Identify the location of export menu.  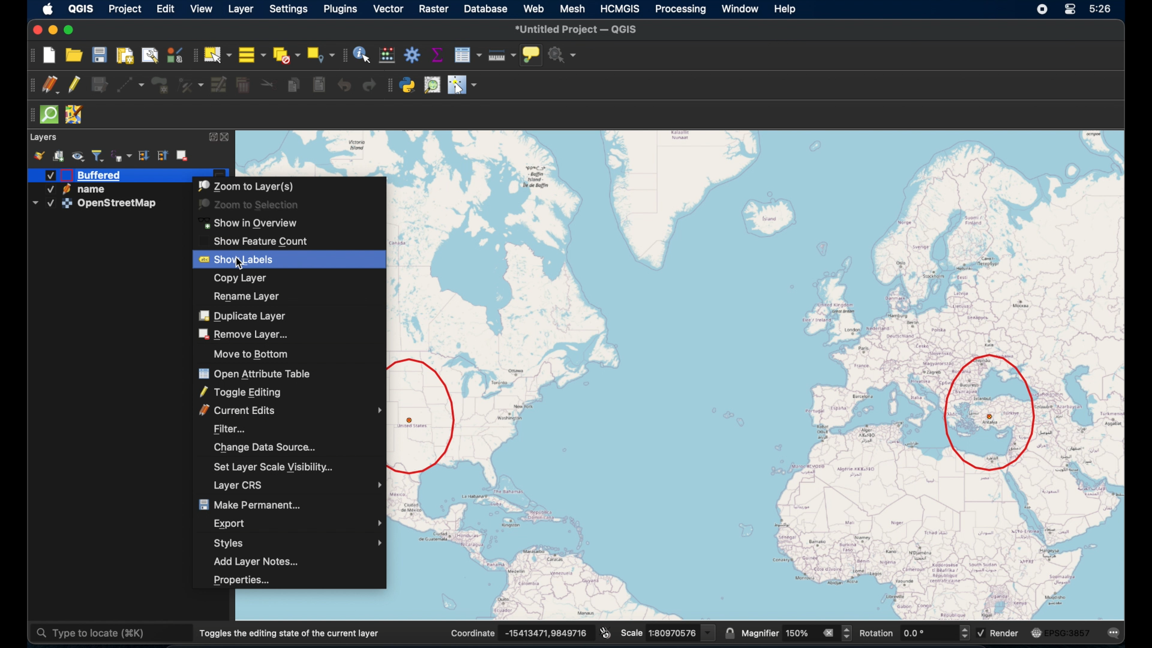
(300, 523).